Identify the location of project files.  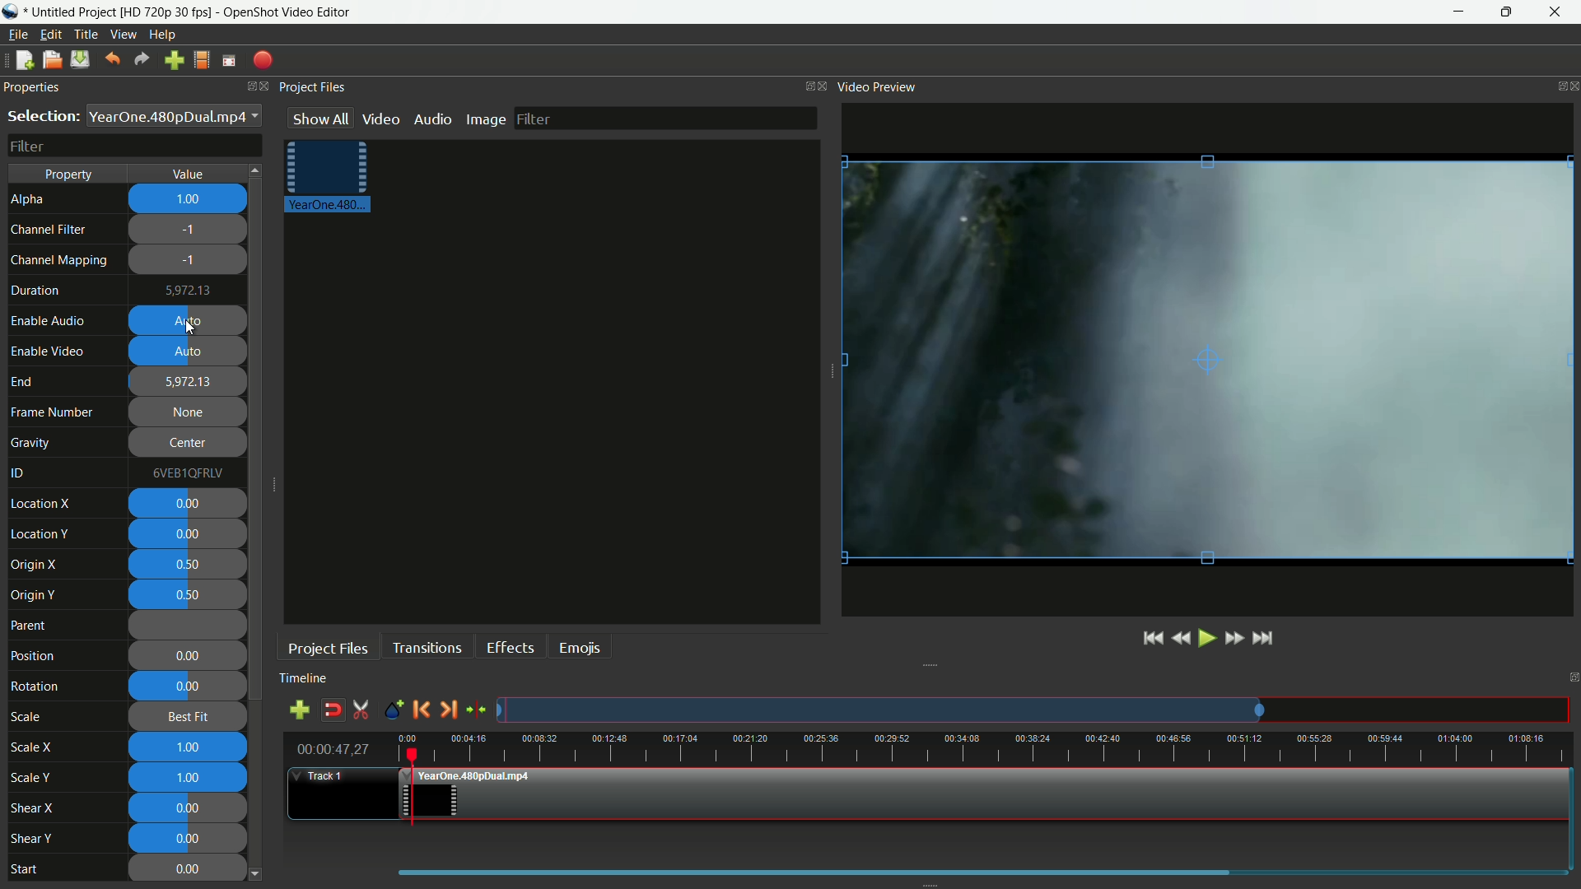
(328, 648).